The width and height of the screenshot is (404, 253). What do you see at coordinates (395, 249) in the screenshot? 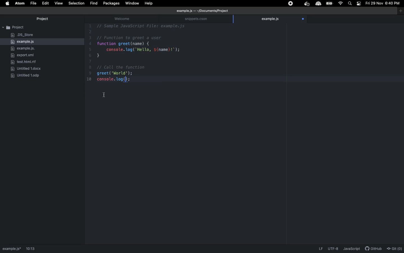
I see `Git` at bounding box center [395, 249].